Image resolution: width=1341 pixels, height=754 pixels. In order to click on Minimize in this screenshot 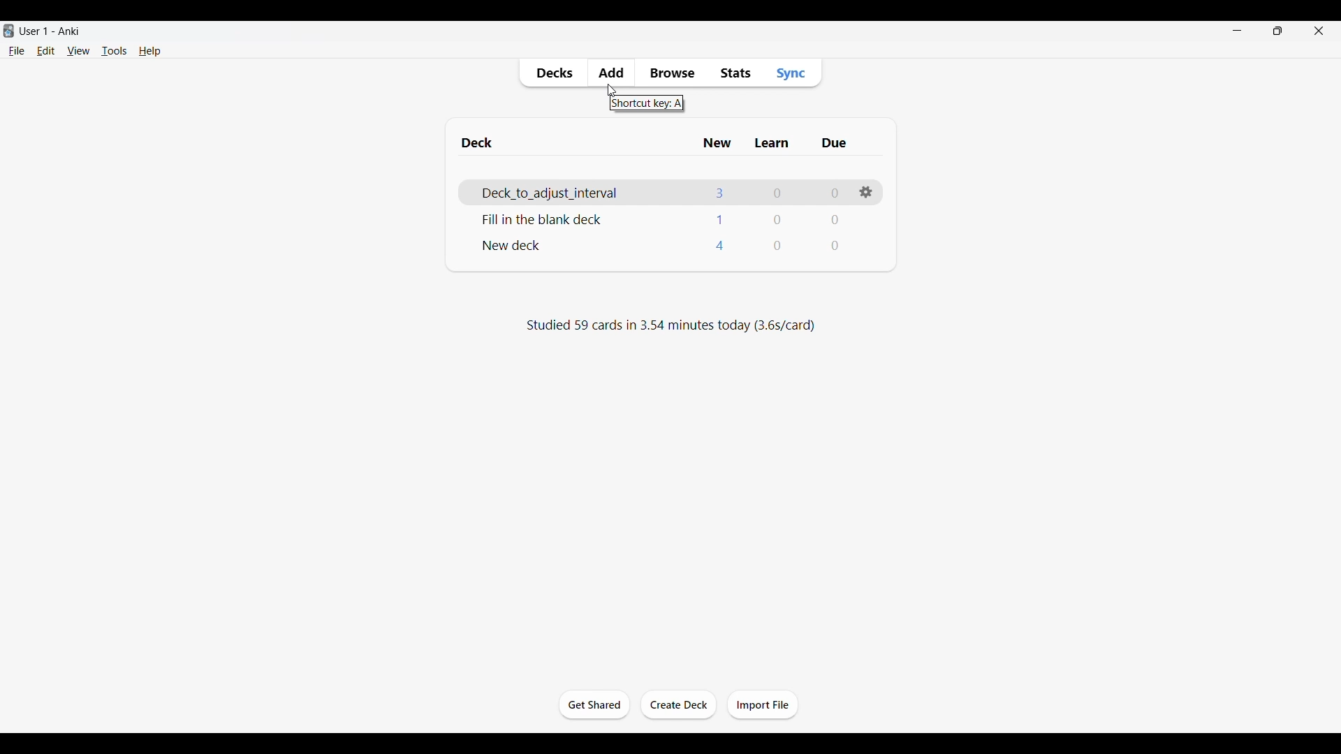, I will do `click(1237, 31)`.